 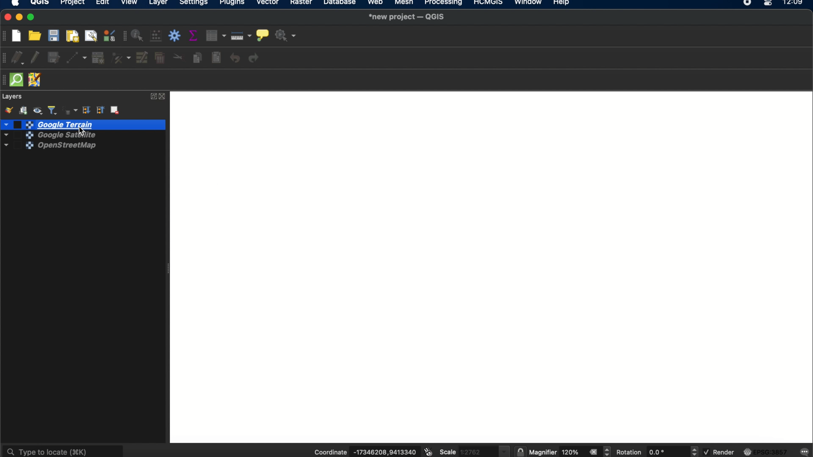 I want to click on show layout manager, so click(x=92, y=36).